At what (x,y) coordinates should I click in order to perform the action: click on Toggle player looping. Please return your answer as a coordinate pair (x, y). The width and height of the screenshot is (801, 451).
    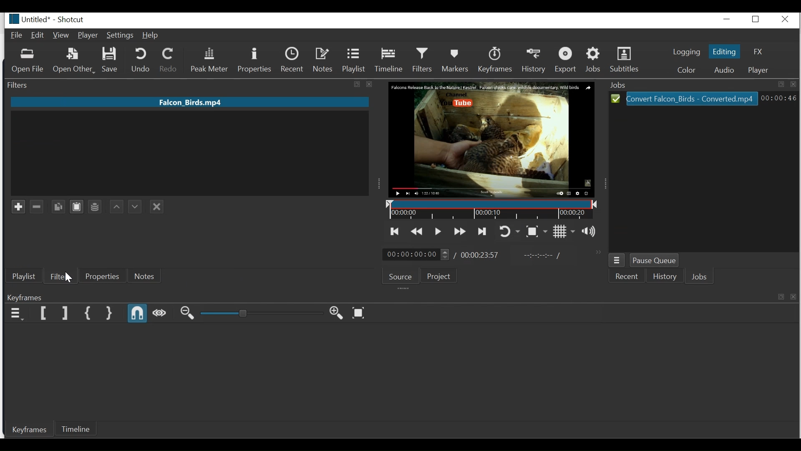
    Looking at the image, I should click on (509, 232).